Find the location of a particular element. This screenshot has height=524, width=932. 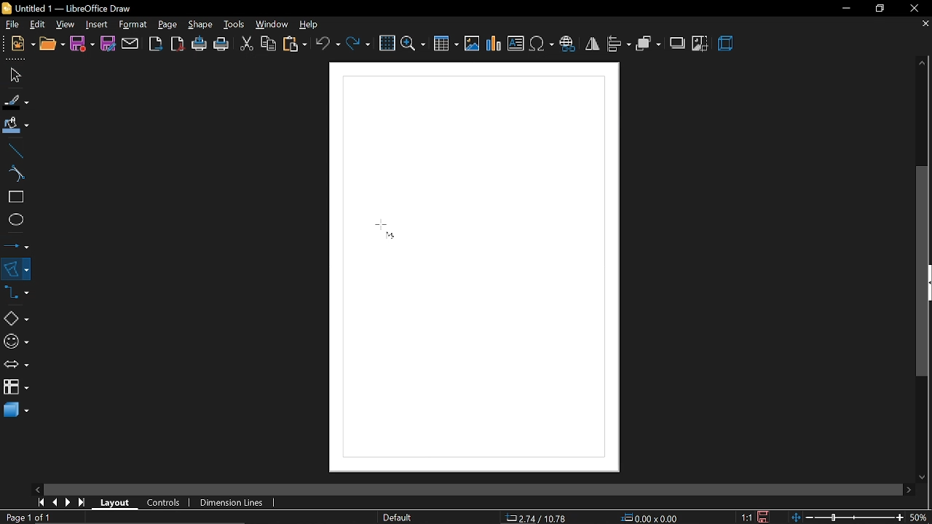

line is located at coordinates (14, 151).